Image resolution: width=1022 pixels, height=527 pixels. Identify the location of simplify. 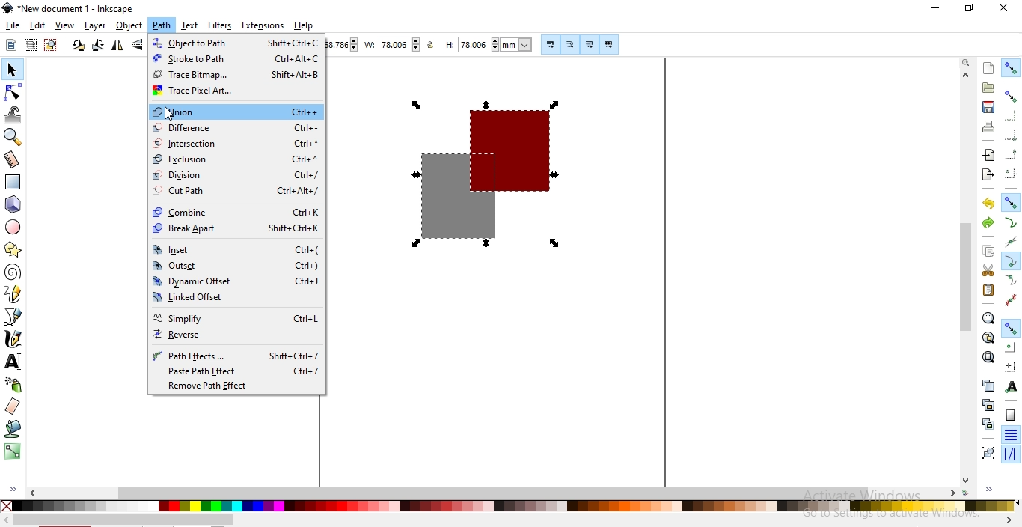
(236, 317).